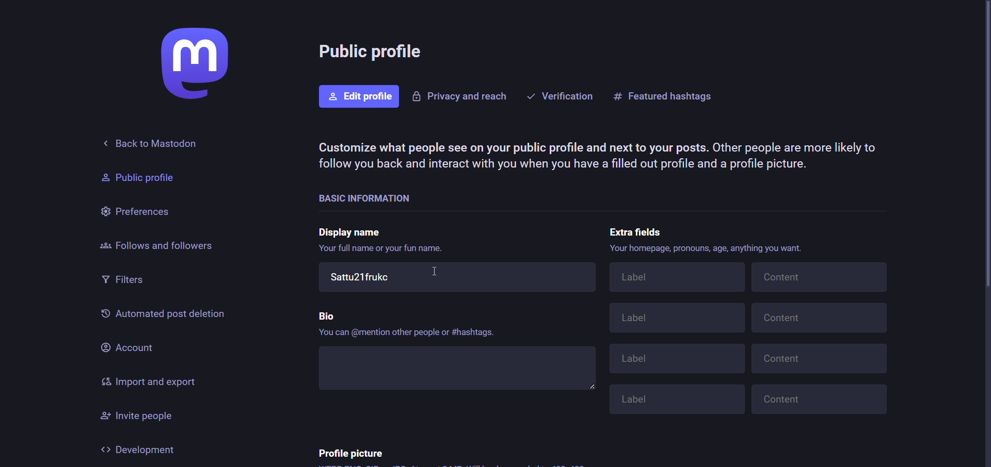  Describe the element at coordinates (677, 319) in the screenshot. I see `Label` at that location.